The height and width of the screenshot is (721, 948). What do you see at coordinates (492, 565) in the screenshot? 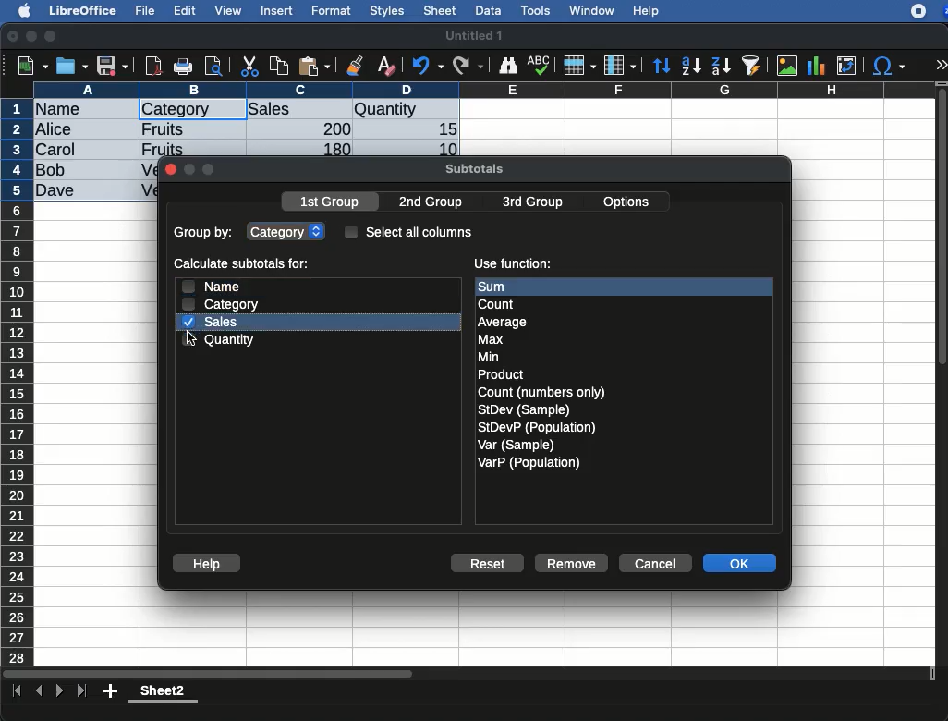
I see `reset` at bounding box center [492, 565].